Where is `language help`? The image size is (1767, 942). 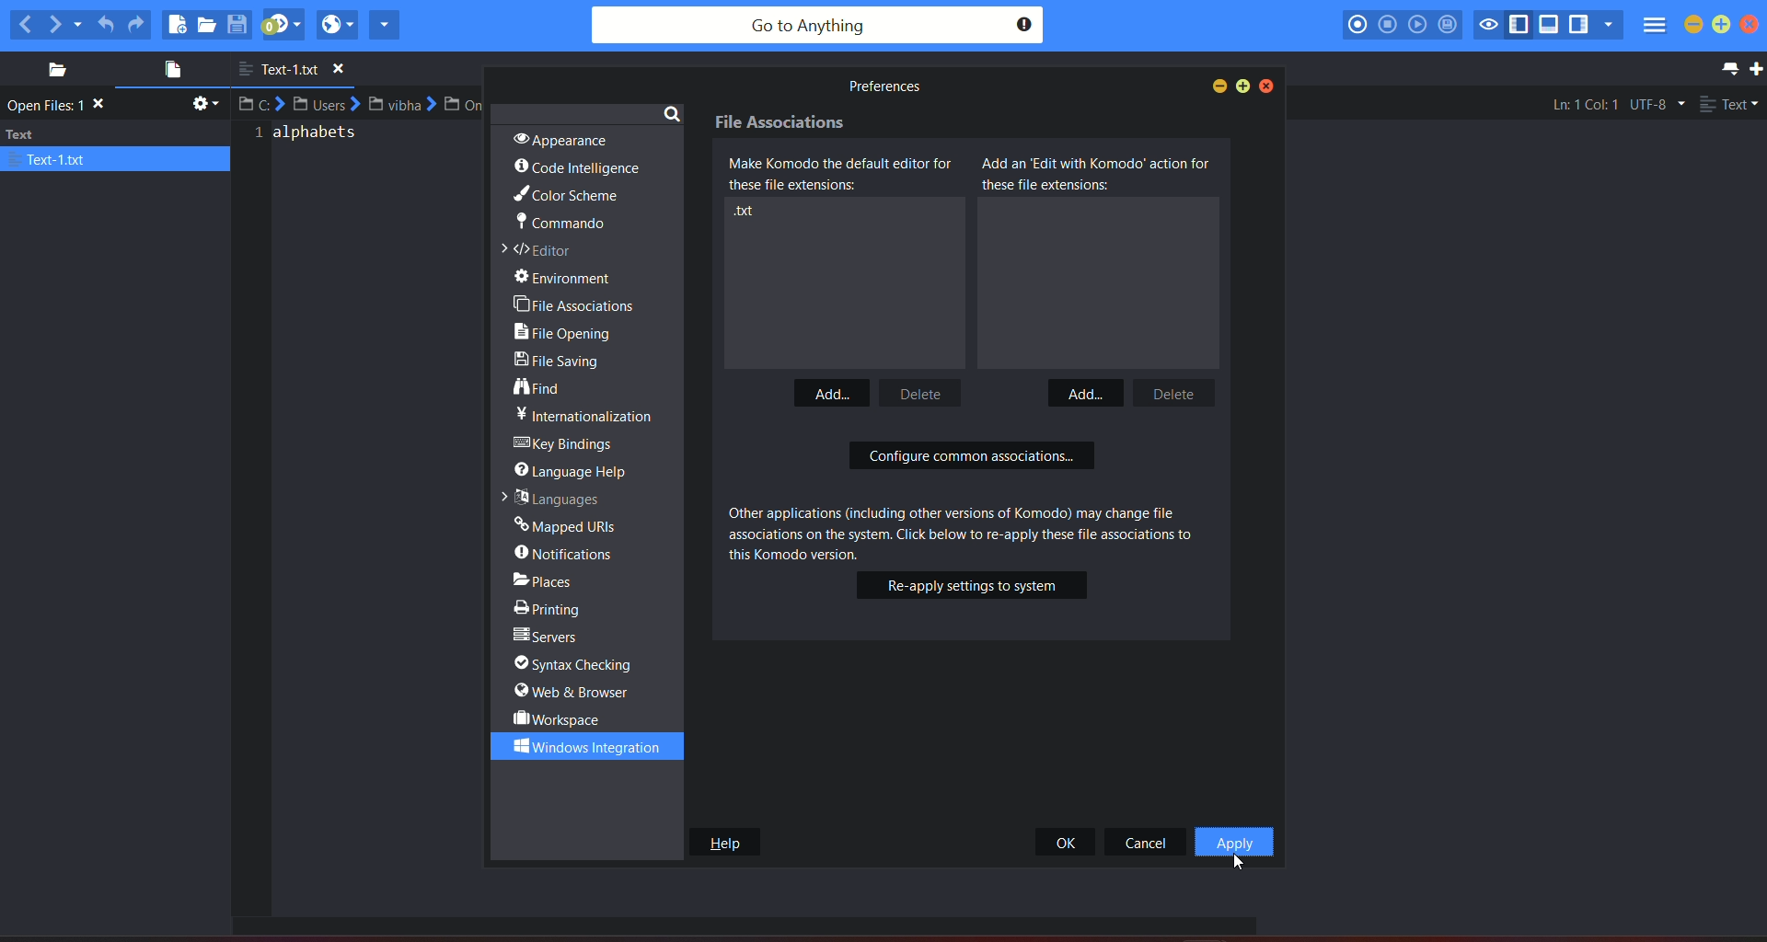
language help is located at coordinates (576, 469).